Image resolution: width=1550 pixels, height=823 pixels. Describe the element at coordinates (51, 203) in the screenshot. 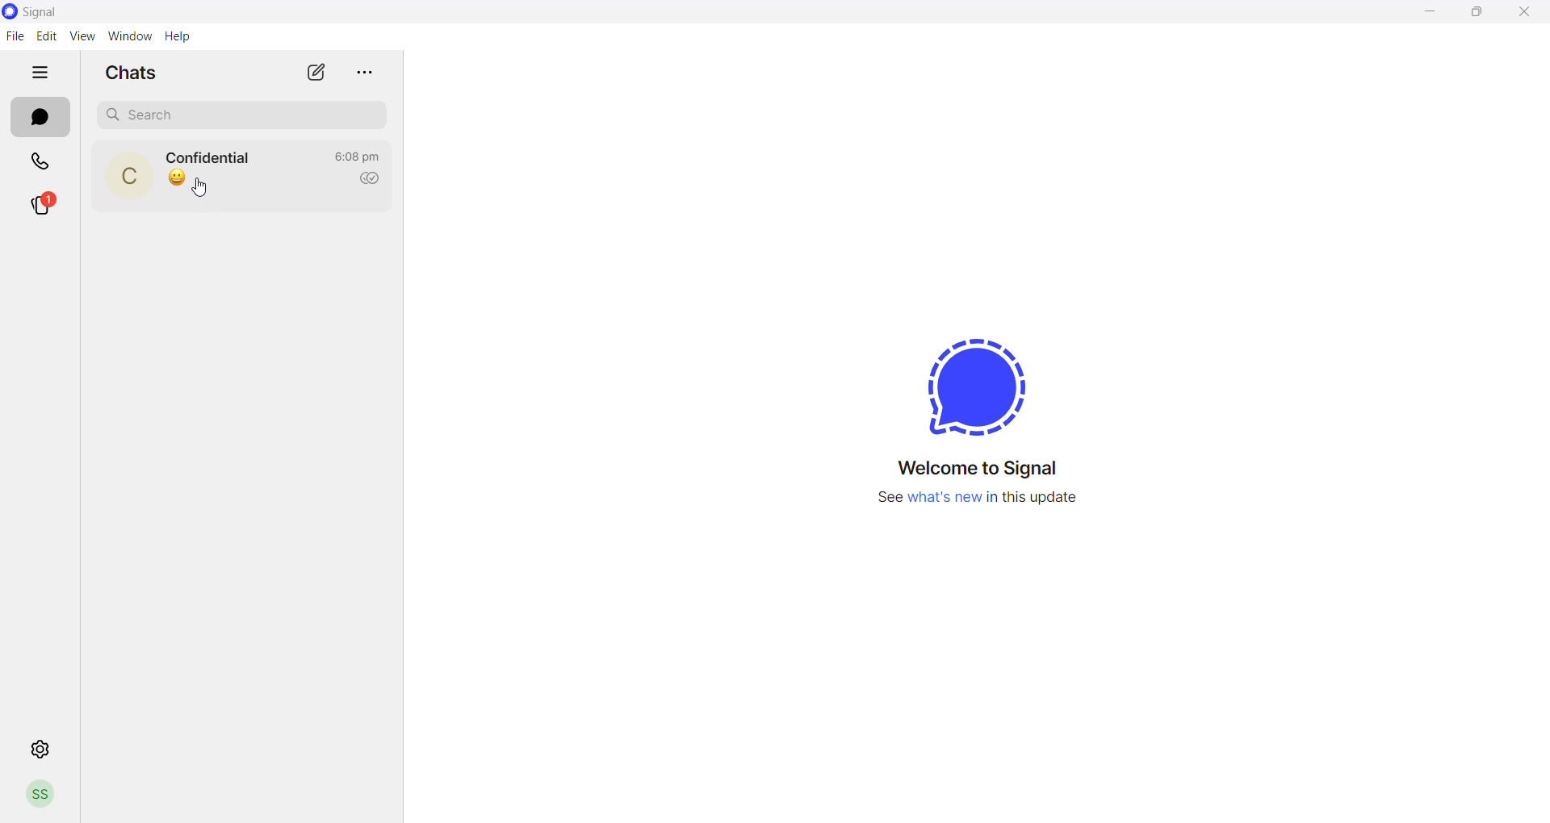

I see `stories` at that location.